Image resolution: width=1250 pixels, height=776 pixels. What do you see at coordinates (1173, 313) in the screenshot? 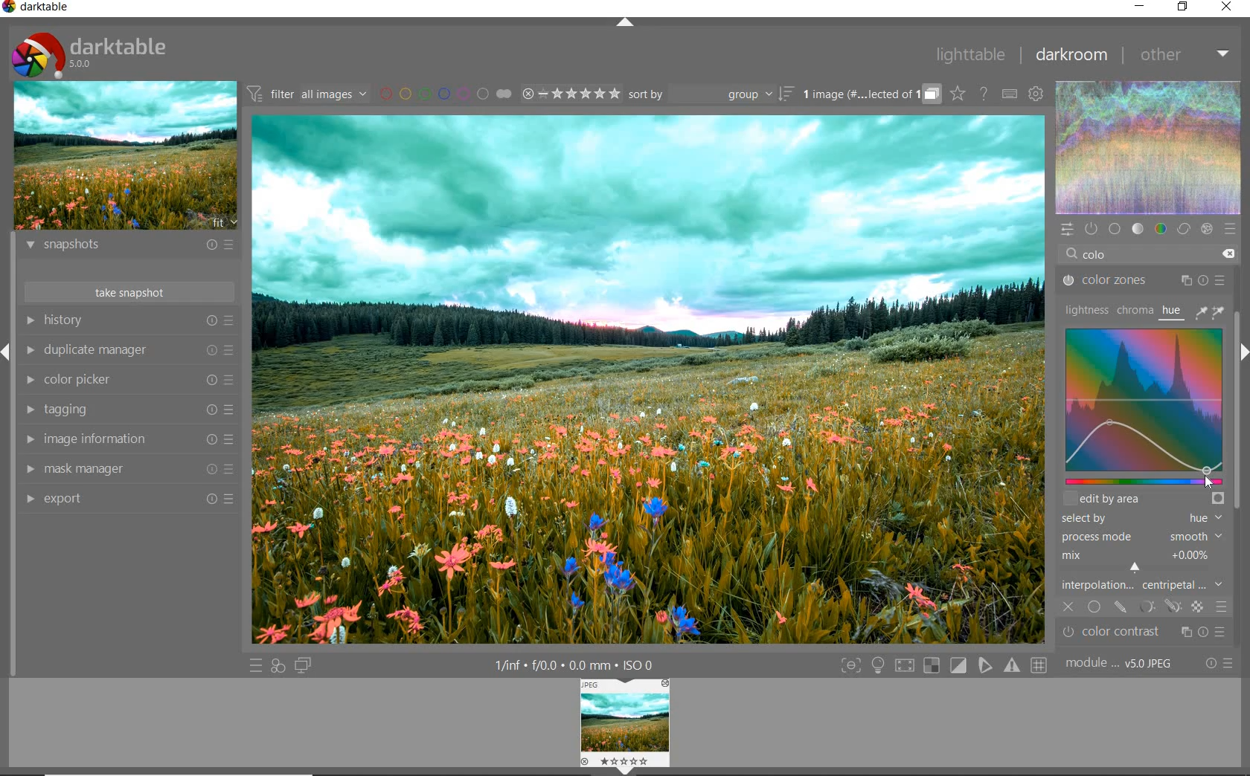
I see `hue` at bounding box center [1173, 313].